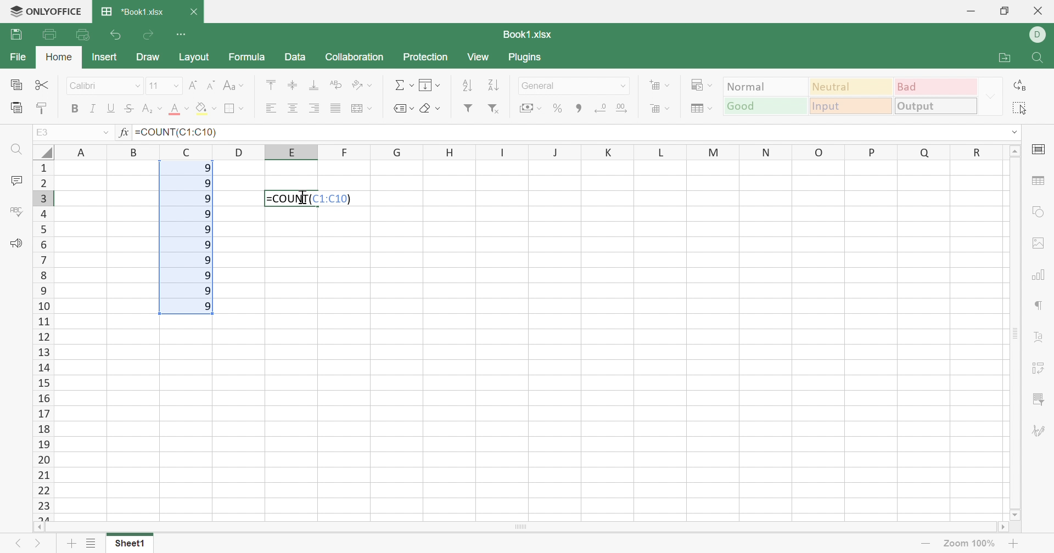 The image size is (1054, 553). What do you see at coordinates (12, 35) in the screenshot?
I see `Save` at bounding box center [12, 35].